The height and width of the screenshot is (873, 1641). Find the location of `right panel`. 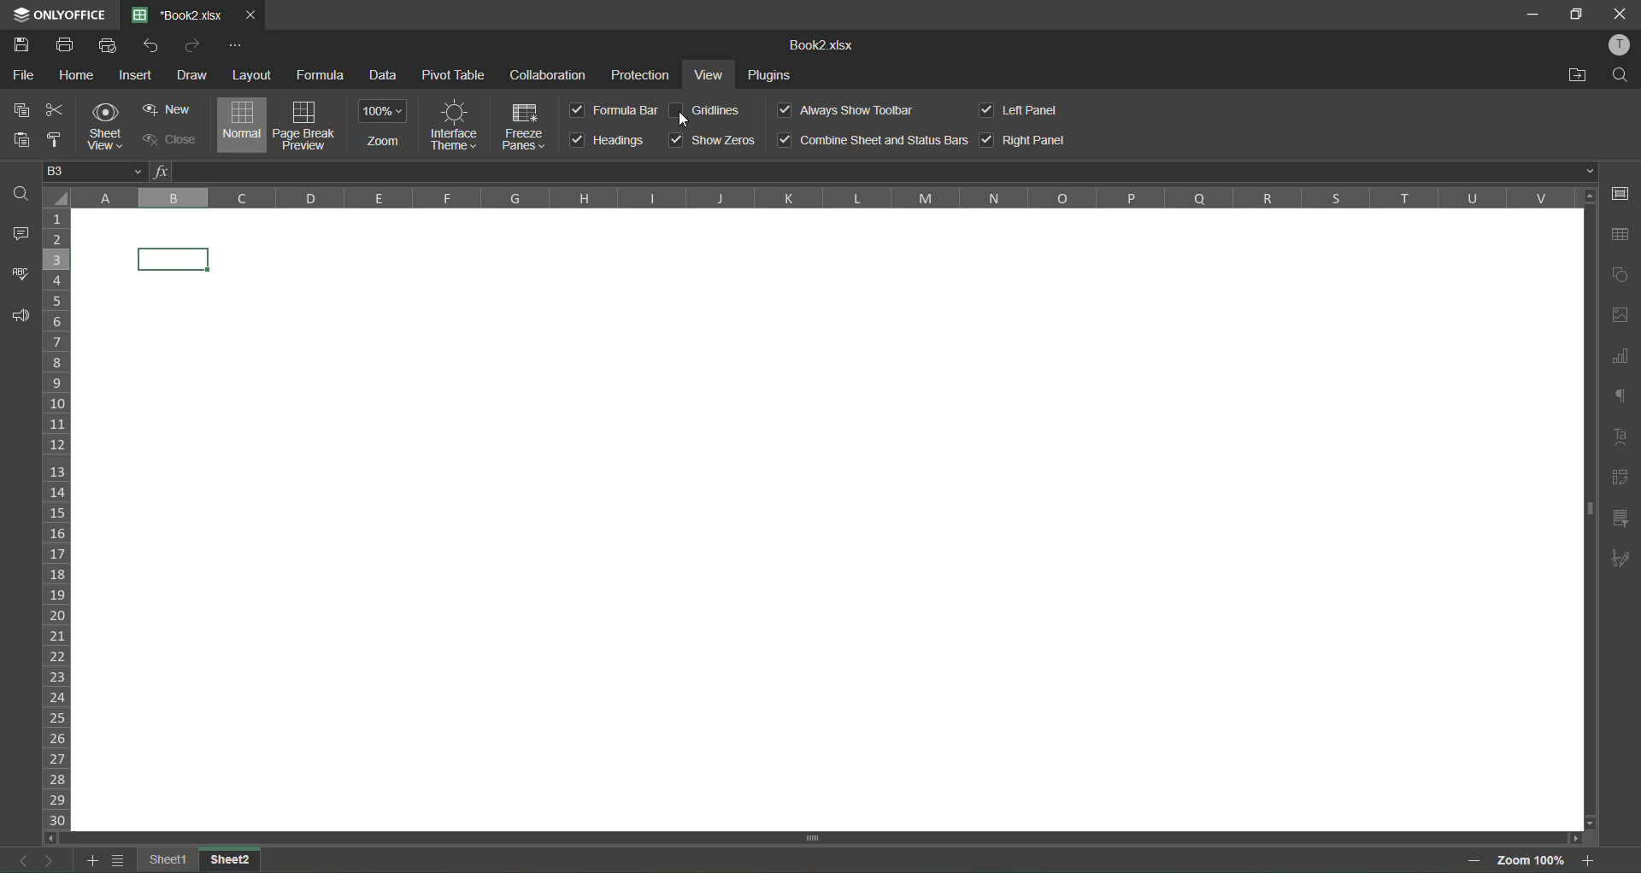

right panel is located at coordinates (1025, 138).